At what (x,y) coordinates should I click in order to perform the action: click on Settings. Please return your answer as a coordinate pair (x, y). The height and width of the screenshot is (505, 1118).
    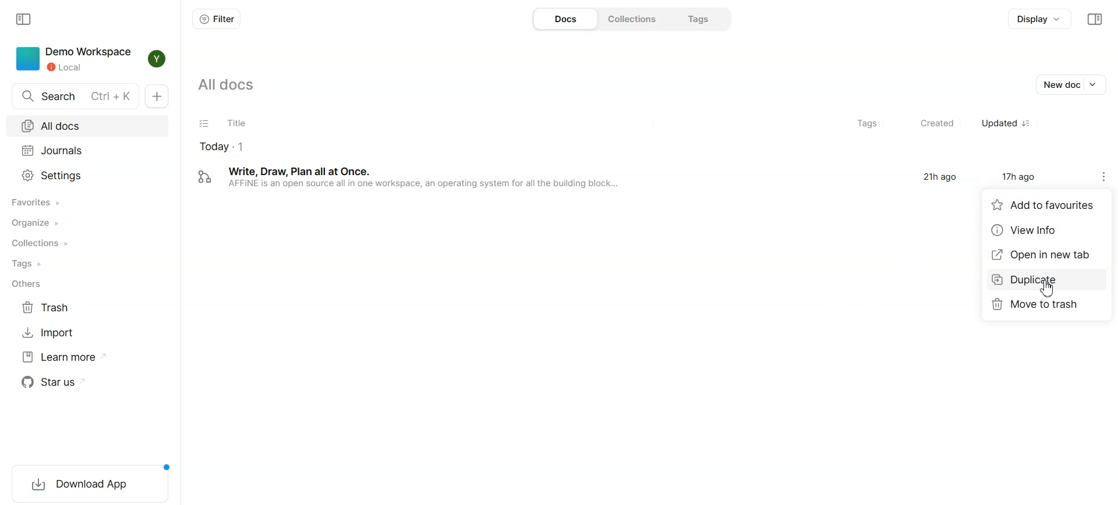
    Looking at the image, I should click on (87, 174).